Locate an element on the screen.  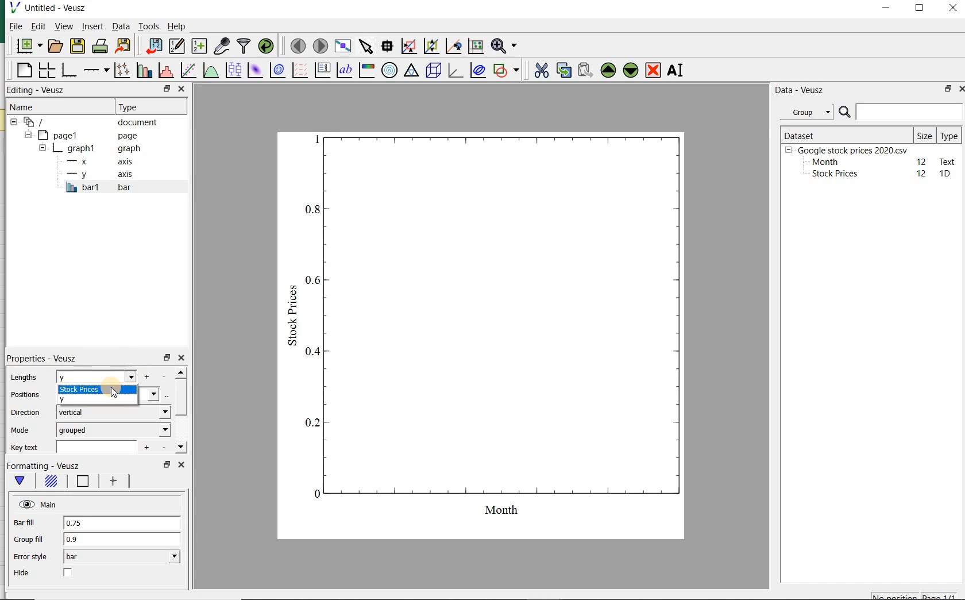
move the selected widget down is located at coordinates (631, 70).